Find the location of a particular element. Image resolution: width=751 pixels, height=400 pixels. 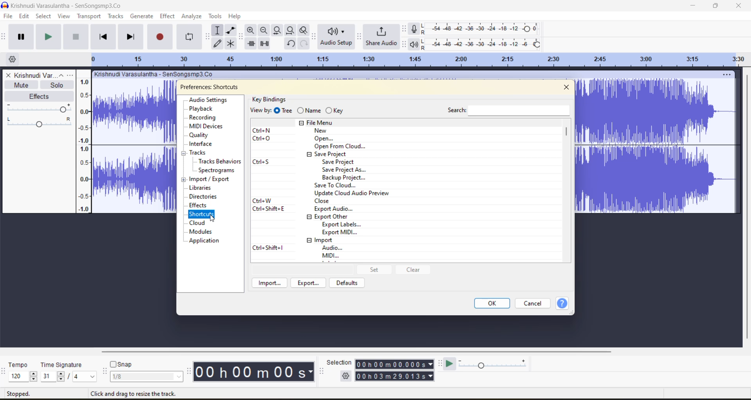

recording level is located at coordinates (481, 29).